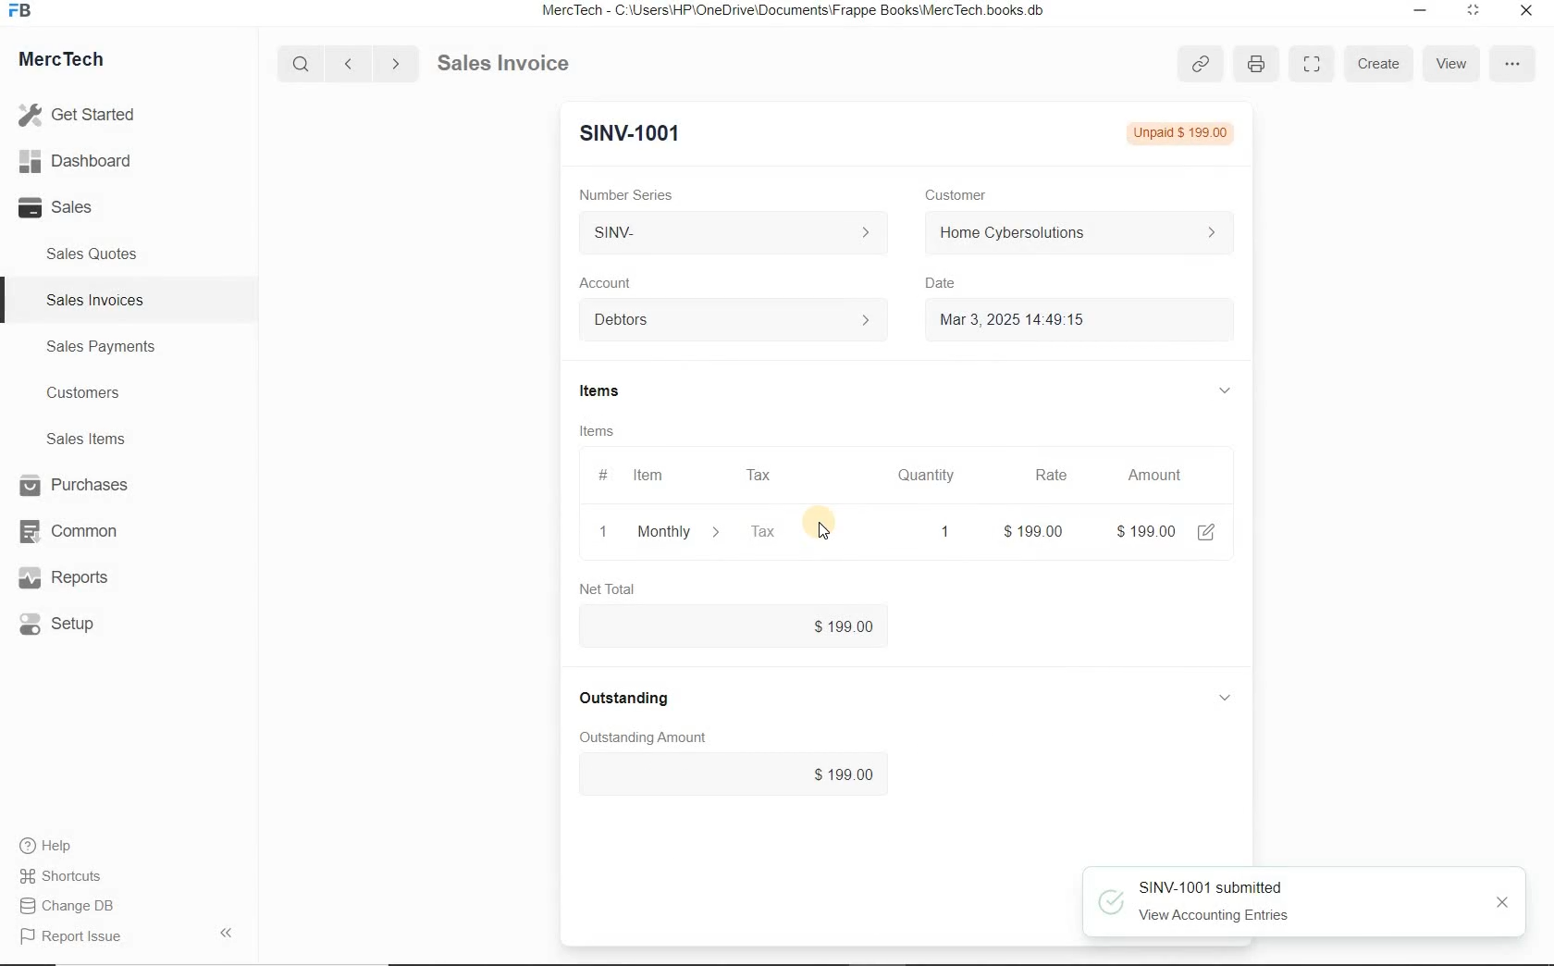 Image resolution: width=1554 pixels, height=966 pixels. I want to click on Outstanding amount, so click(642, 737).